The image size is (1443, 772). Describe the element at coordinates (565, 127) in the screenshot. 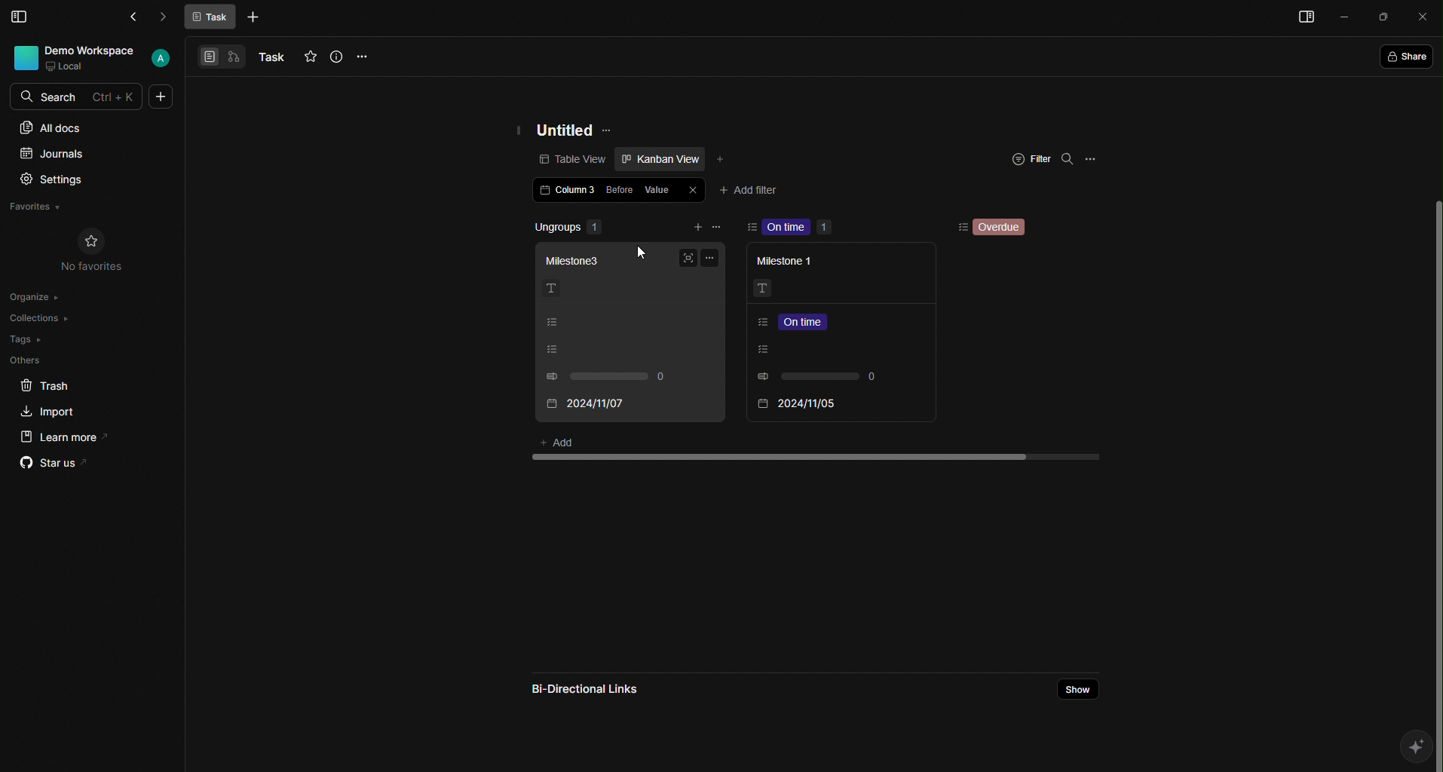

I see `Untitled` at that location.